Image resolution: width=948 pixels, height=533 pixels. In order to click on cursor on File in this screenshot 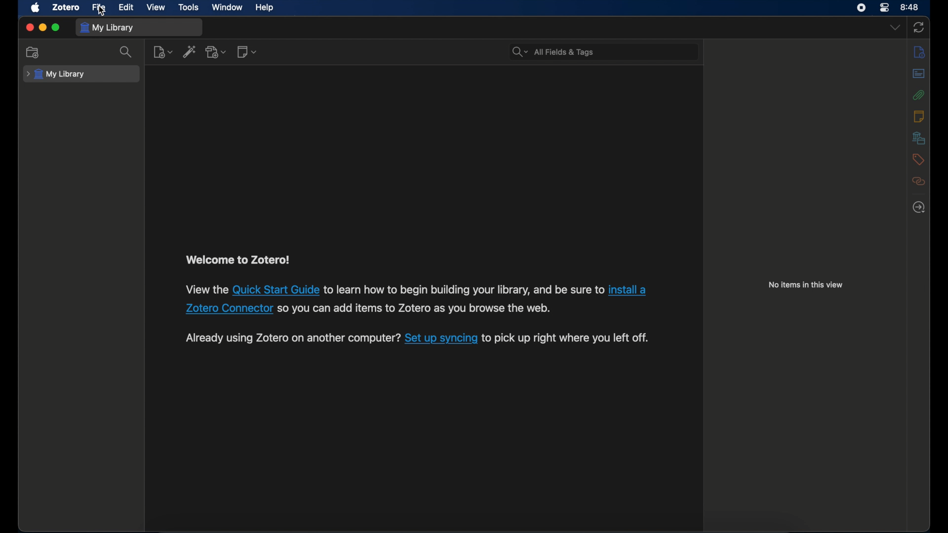, I will do `click(101, 11)`.